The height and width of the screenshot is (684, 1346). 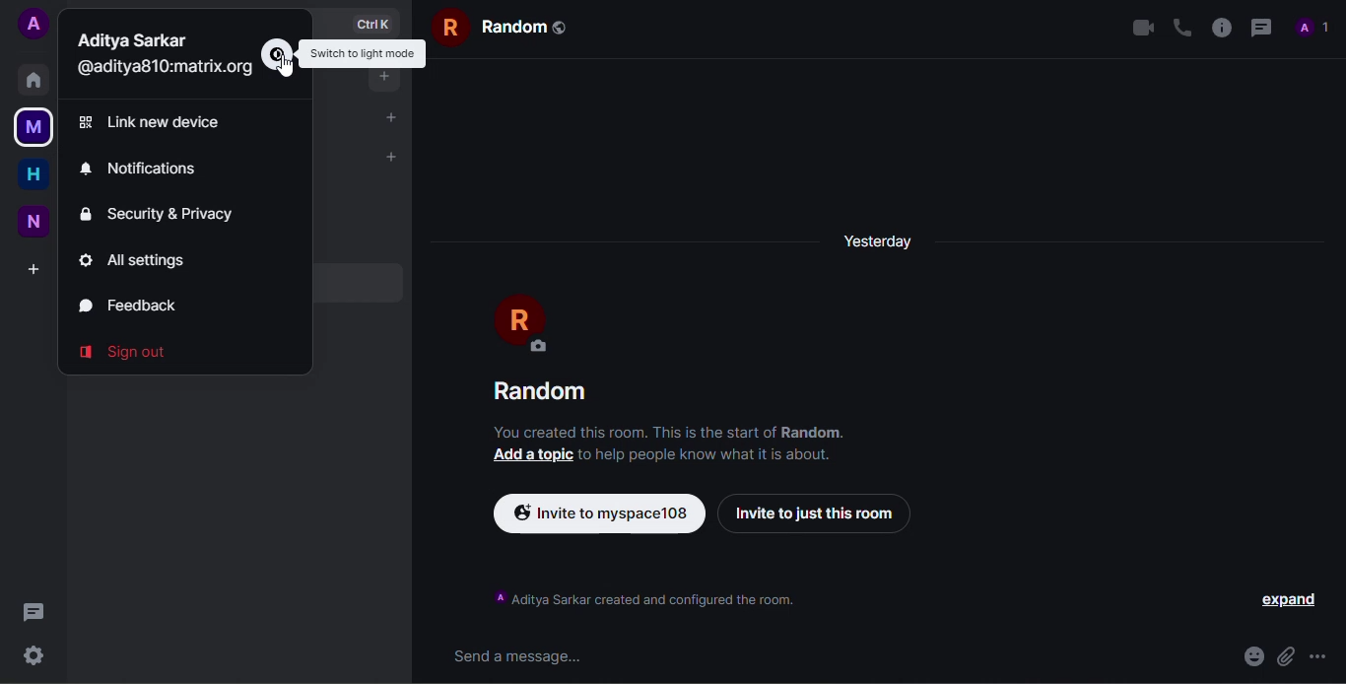 What do you see at coordinates (1327, 653) in the screenshot?
I see `more` at bounding box center [1327, 653].